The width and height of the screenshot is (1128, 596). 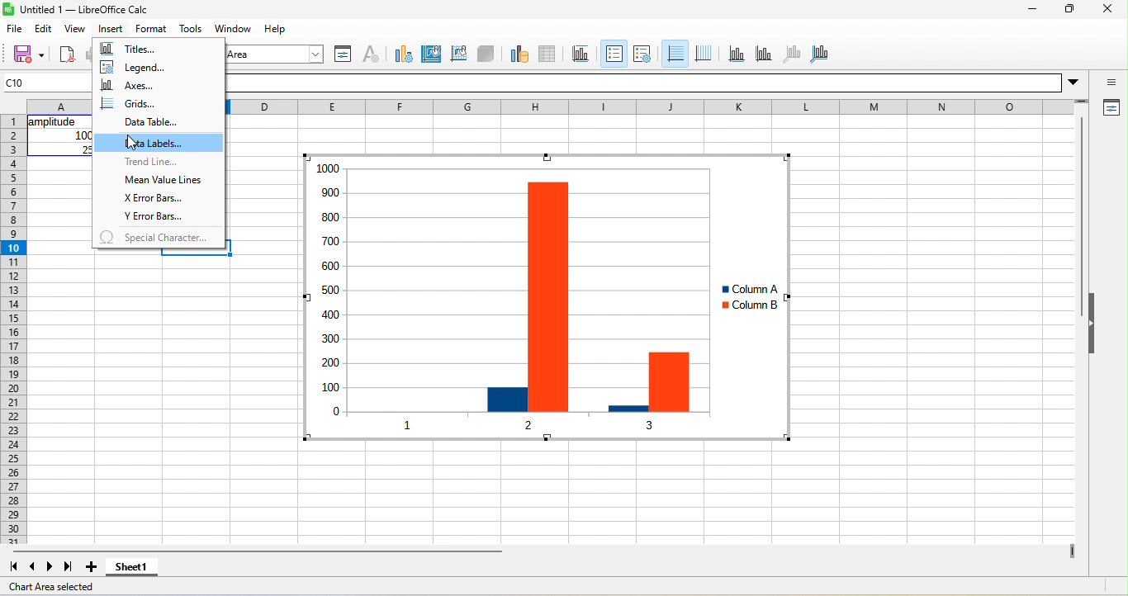 What do you see at coordinates (111, 29) in the screenshot?
I see `insert` at bounding box center [111, 29].